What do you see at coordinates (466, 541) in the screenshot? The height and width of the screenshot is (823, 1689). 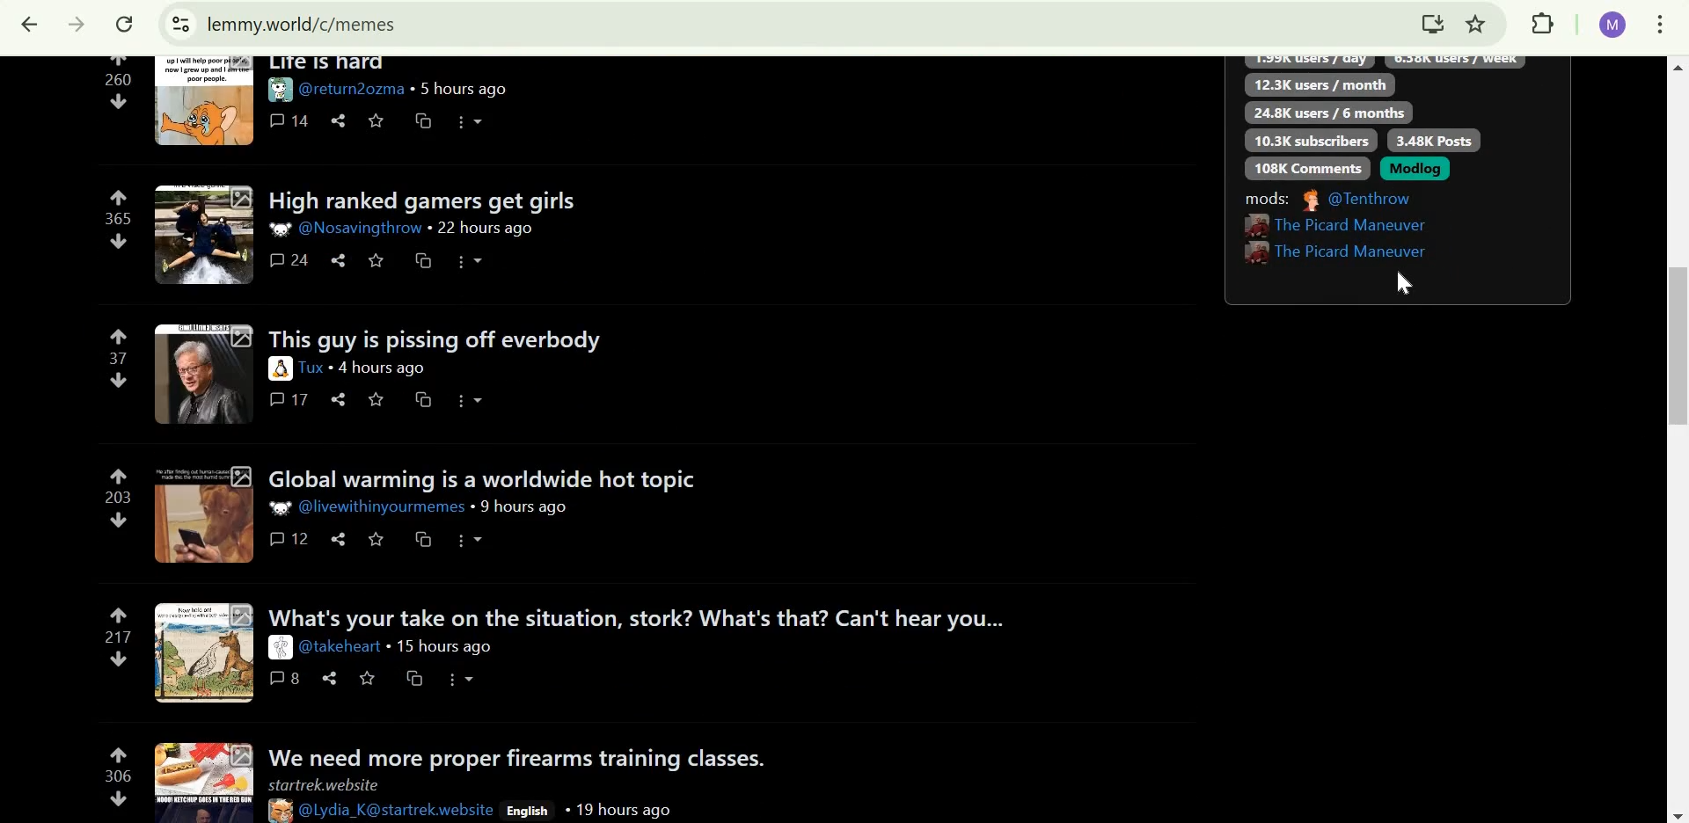 I see `icons` at bounding box center [466, 541].